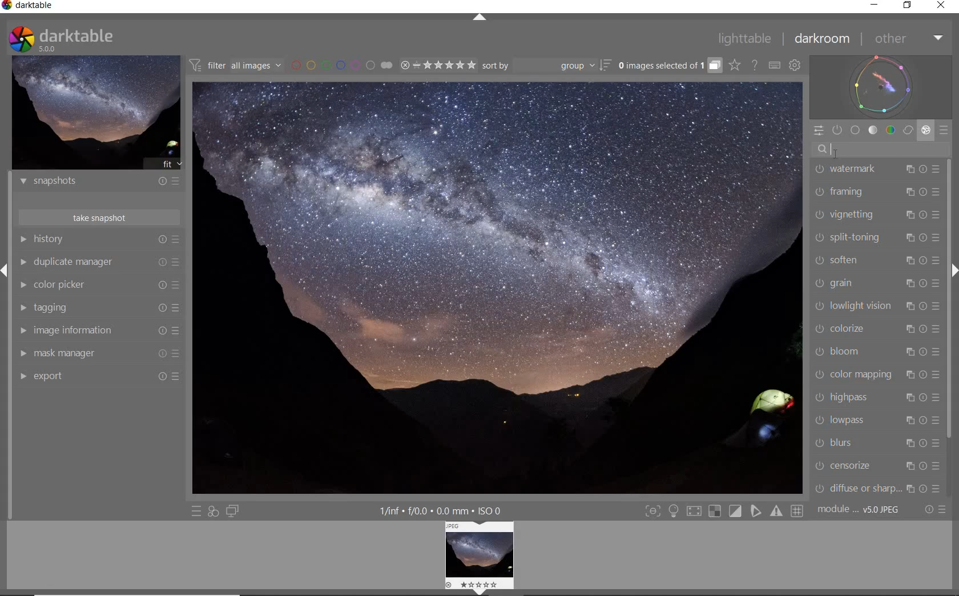  Describe the element at coordinates (909, 282) in the screenshot. I see `multiple instance actions` at that location.